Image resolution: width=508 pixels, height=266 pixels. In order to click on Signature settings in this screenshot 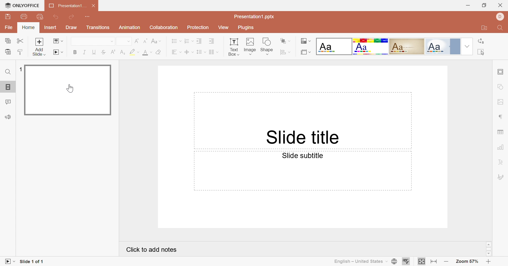, I will do `click(501, 176)`.